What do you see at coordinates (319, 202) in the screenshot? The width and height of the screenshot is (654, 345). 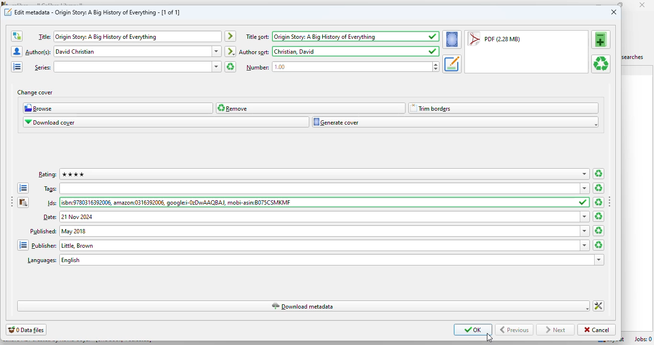 I see `ids:` at bounding box center [319, 202].